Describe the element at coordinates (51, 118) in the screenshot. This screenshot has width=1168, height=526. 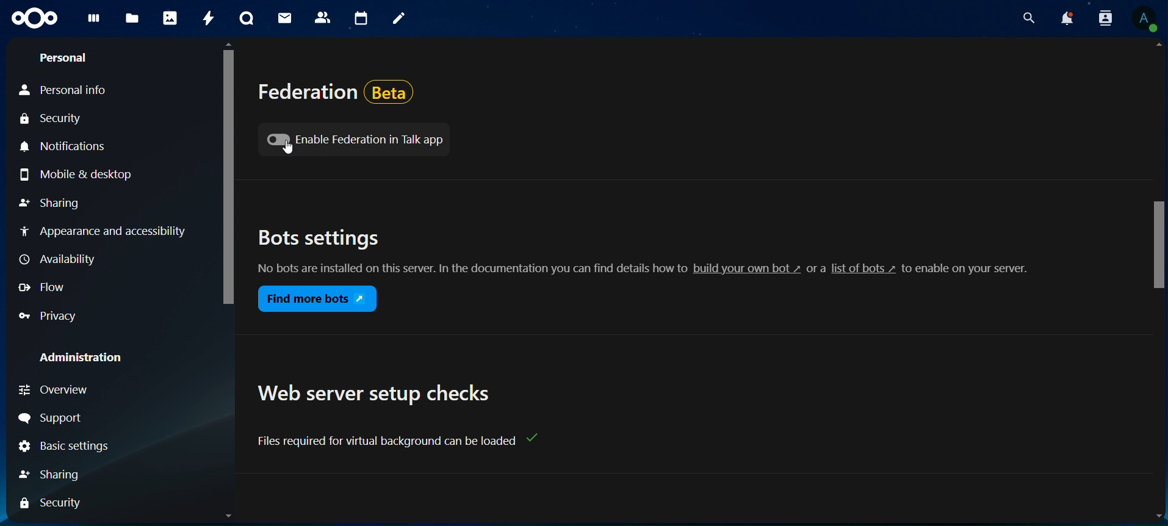
I see `Security` at that location.